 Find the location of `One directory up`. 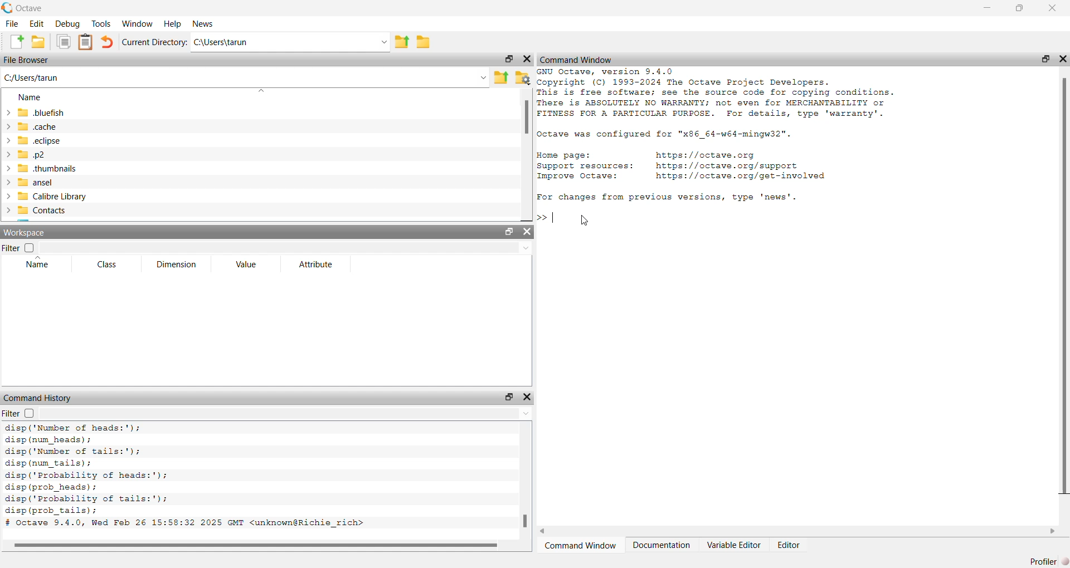

One directory up is located at coordinates (402, 41).